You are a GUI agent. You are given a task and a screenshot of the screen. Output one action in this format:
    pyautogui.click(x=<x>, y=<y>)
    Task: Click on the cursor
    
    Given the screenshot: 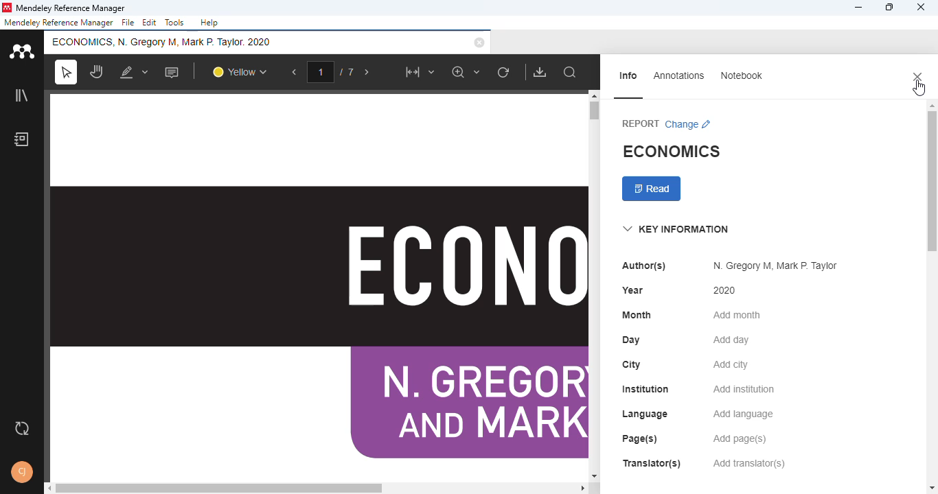 What is the action you would take?
    pyautogui.click(x=919, y=89)
    